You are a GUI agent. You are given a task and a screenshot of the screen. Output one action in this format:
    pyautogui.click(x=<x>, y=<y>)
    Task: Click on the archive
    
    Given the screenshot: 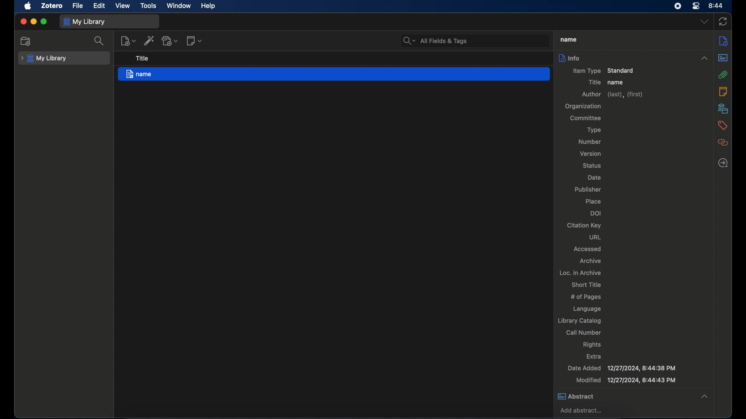 What is the action you would take?
    pyautogui.click(x=590, y=260)
    